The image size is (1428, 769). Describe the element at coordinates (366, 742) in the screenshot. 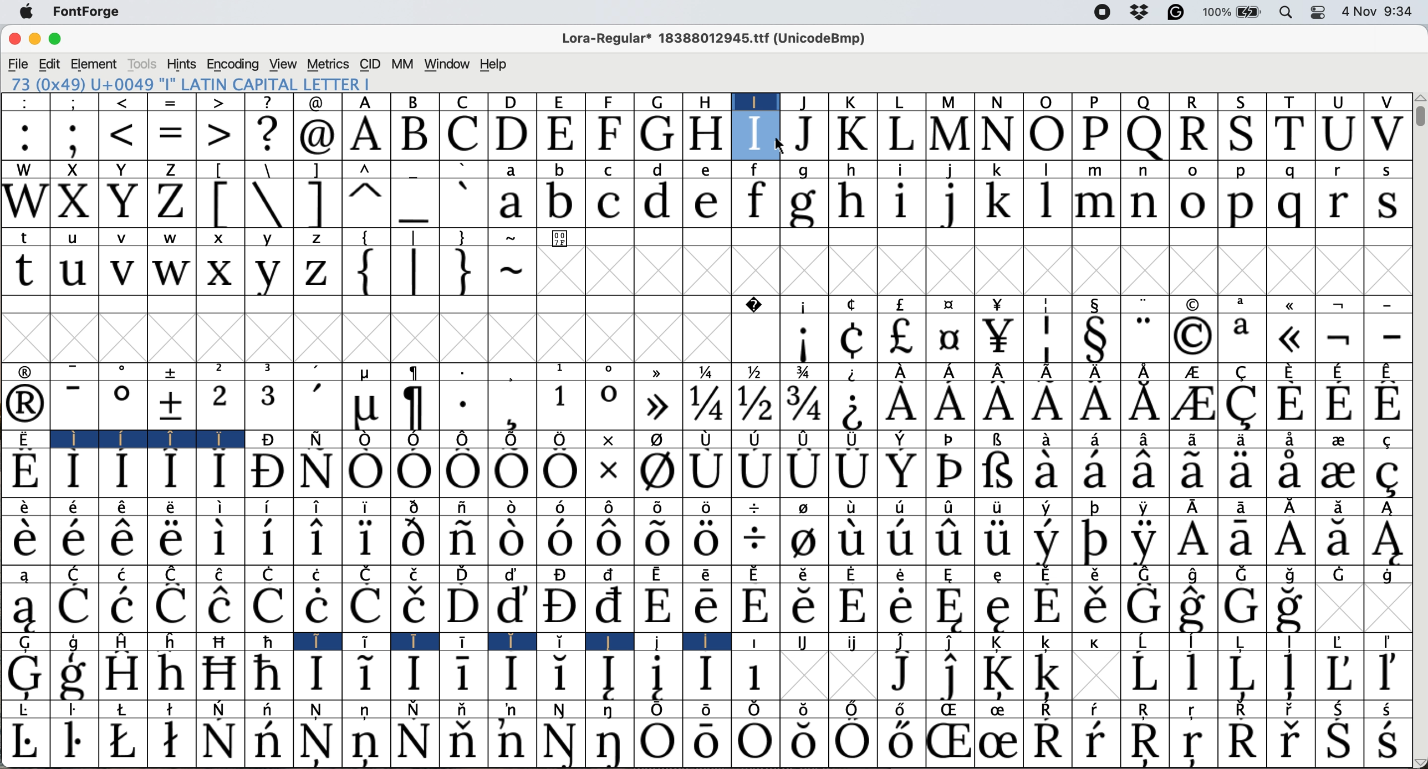

I see `Symbol` at that location.